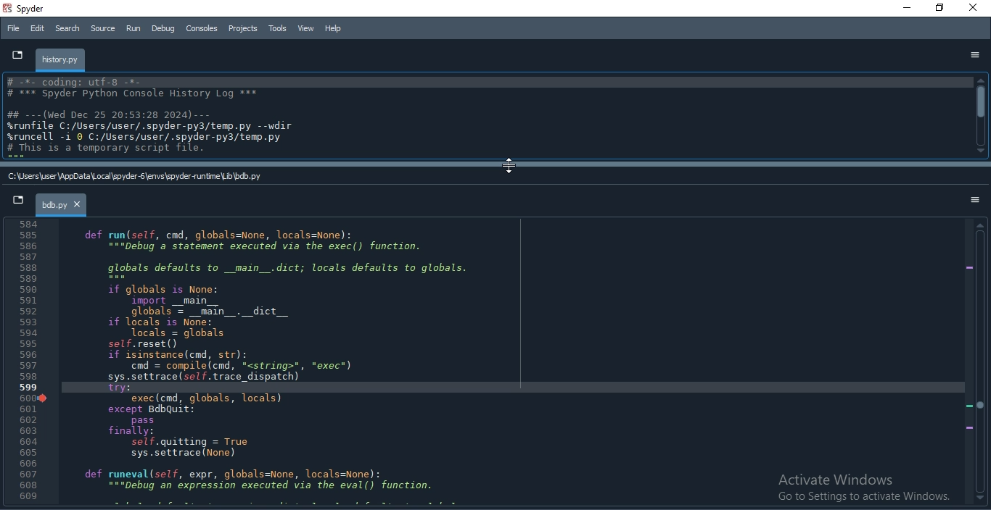 The image size is (991, 510). Describe the element at coordinates (19, 203) in the screenshot. I see `dropdown` at that location.